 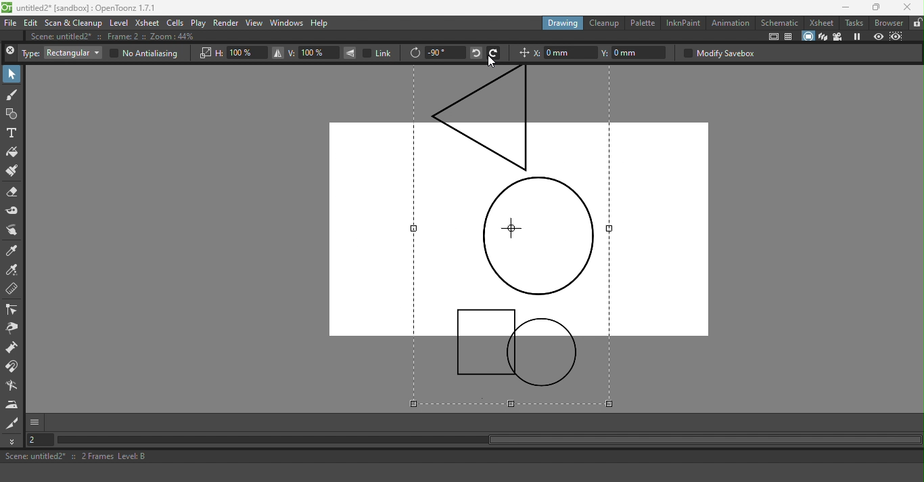 I want to click on Cells, so click(x=176, y=22).